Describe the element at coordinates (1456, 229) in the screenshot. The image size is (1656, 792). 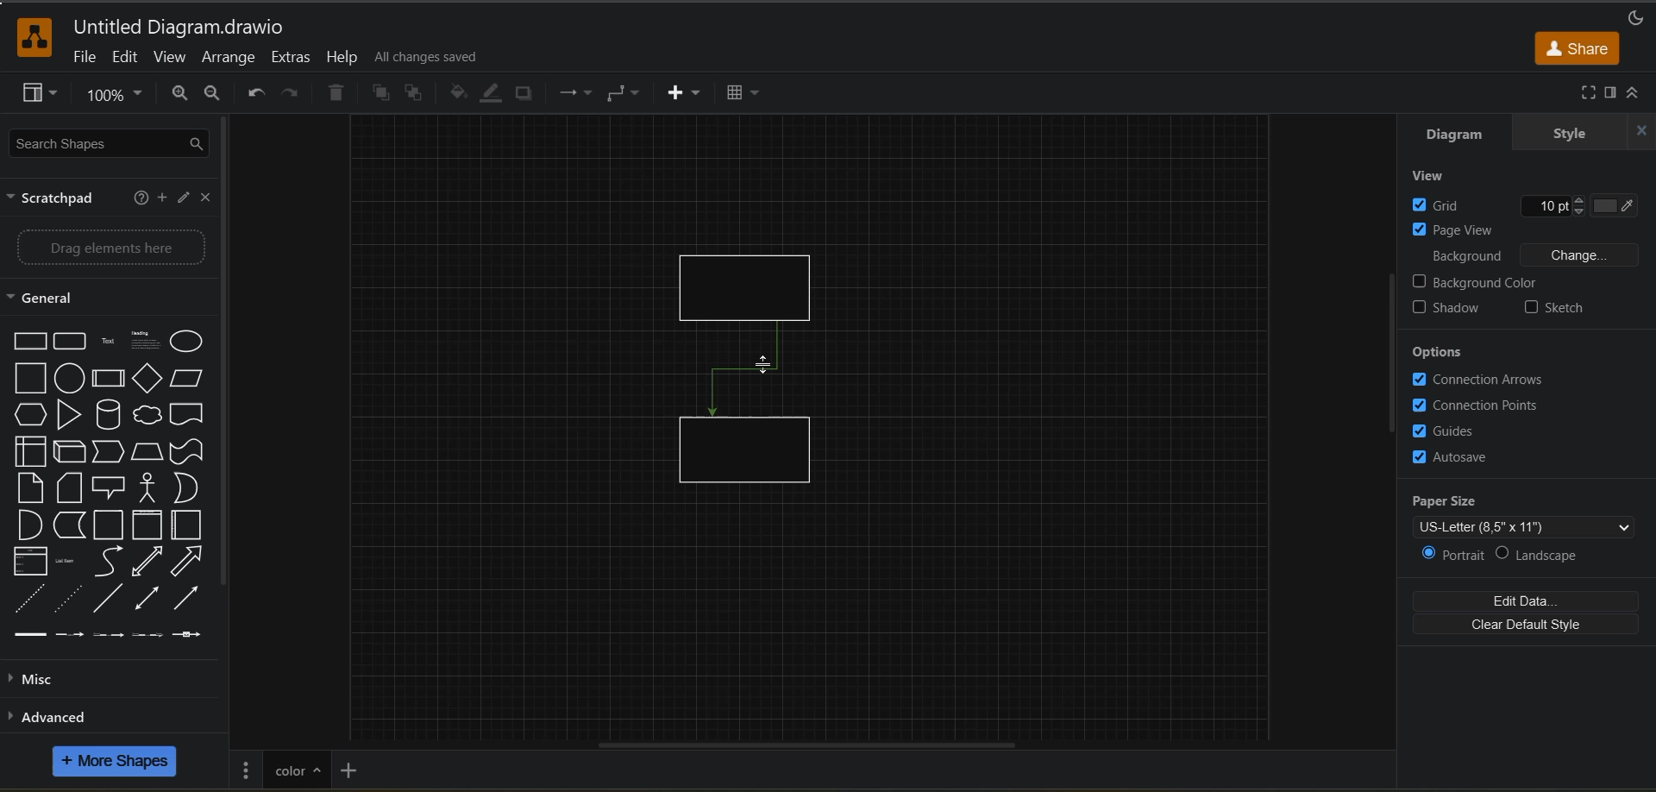
I see `page view` at that location.